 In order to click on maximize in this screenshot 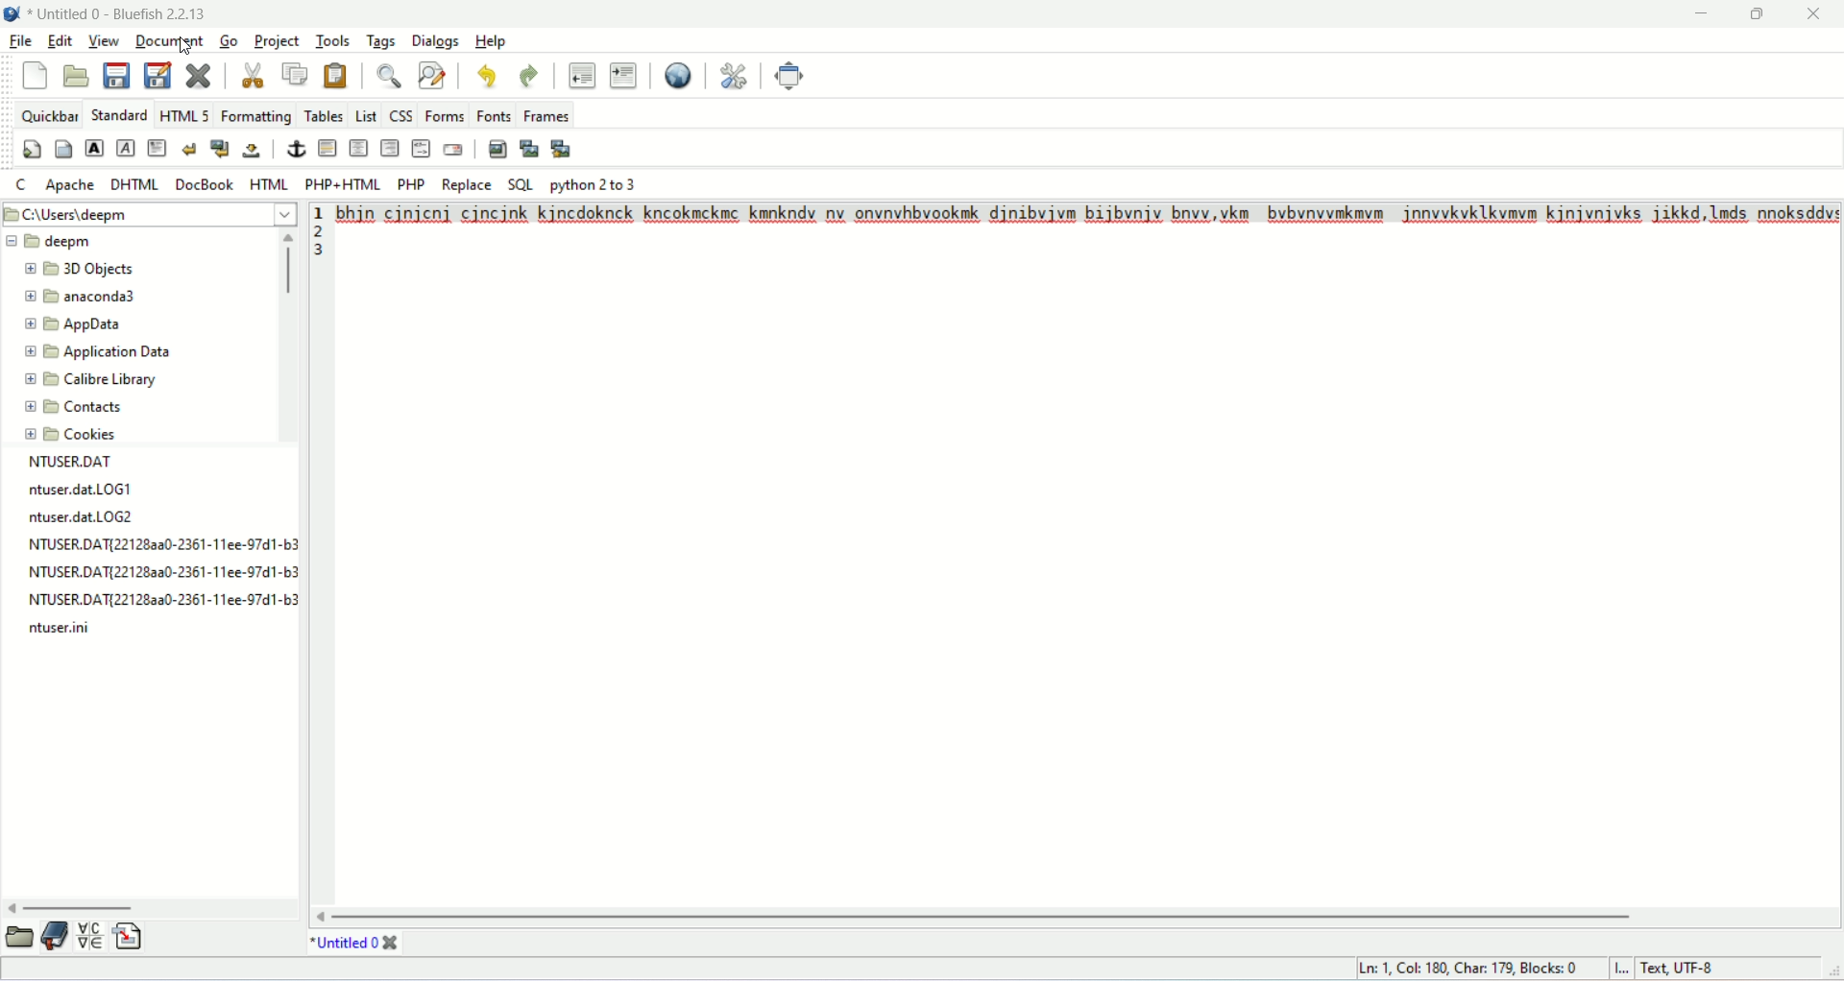, I will do `click(1753, 14)`.